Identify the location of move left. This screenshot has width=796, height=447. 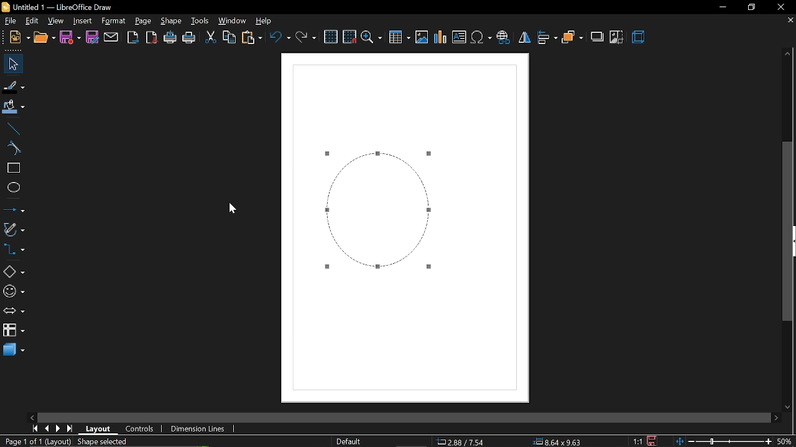
(32, 418).